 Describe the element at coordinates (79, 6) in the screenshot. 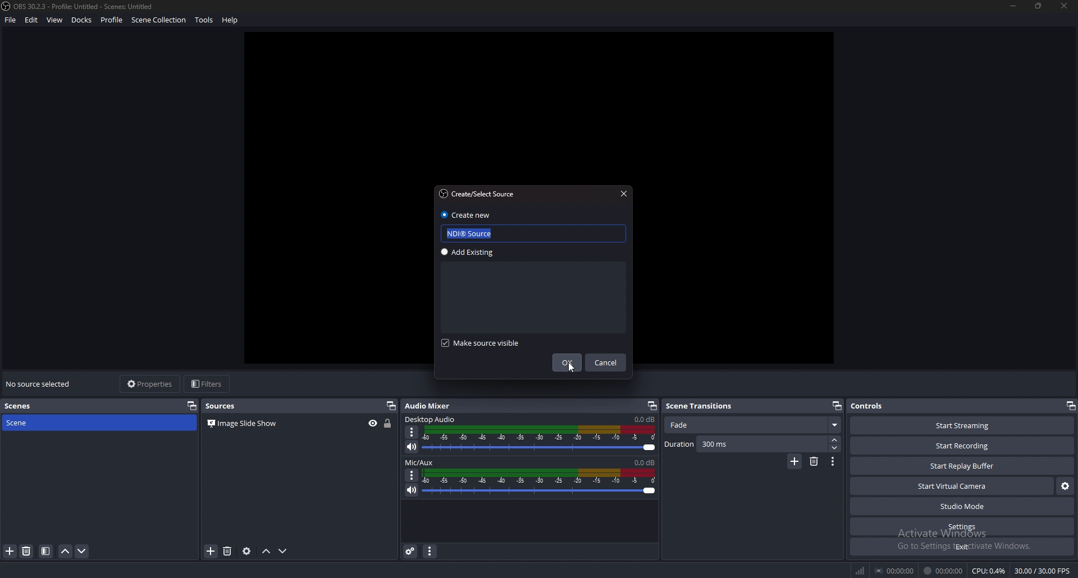

I see `file name` at that location.